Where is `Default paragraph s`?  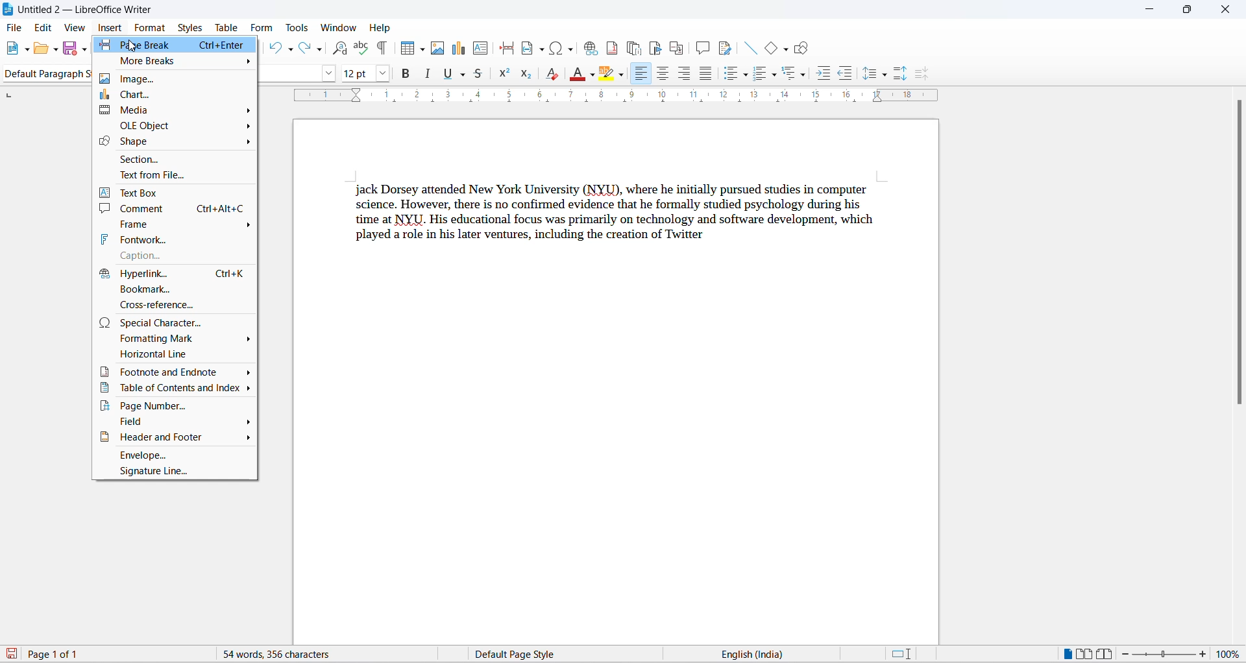 Default paragraph s is located at coordinates (49, 73).